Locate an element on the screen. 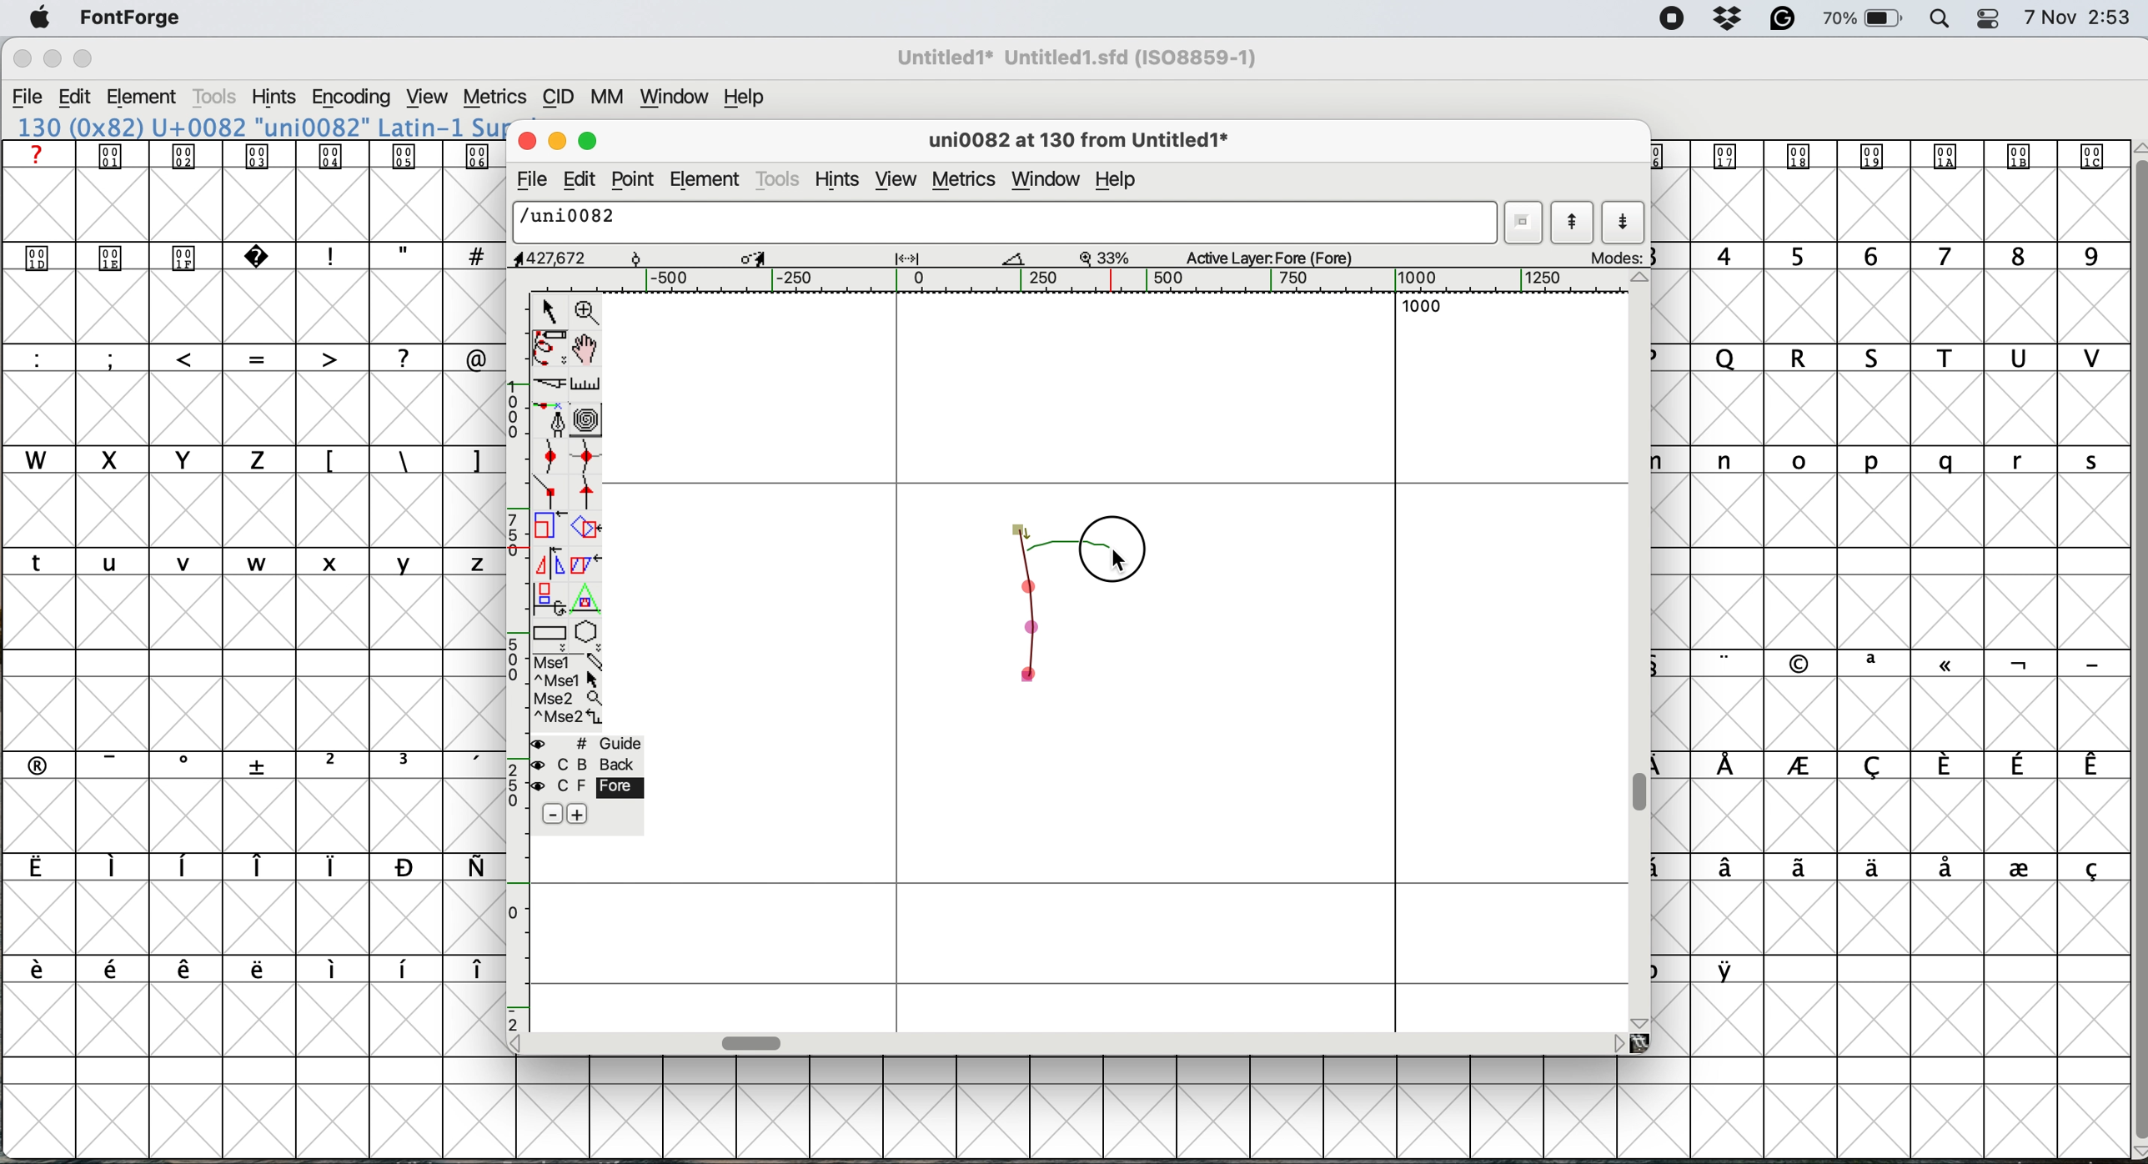 This screenshot has height=1164, width=2148. font name is located at coordinates (1083, 58).